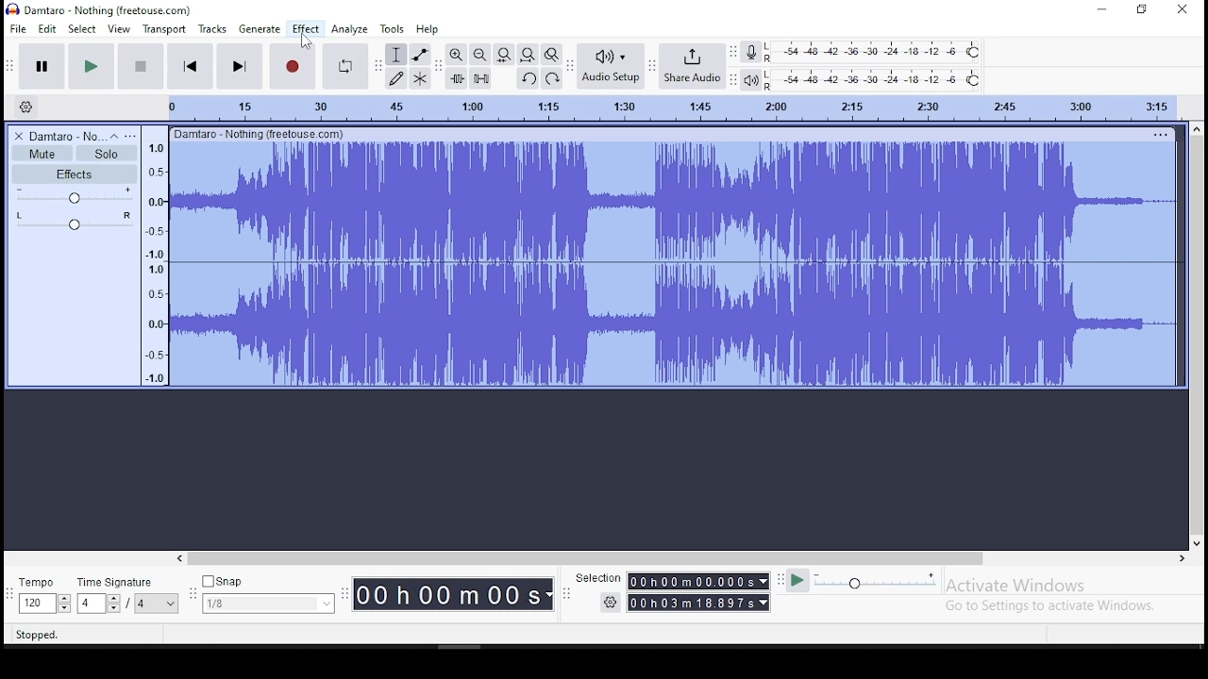  Describe the element at coordinates (1184, 10) in the screenshot. I see `close window` at that location.